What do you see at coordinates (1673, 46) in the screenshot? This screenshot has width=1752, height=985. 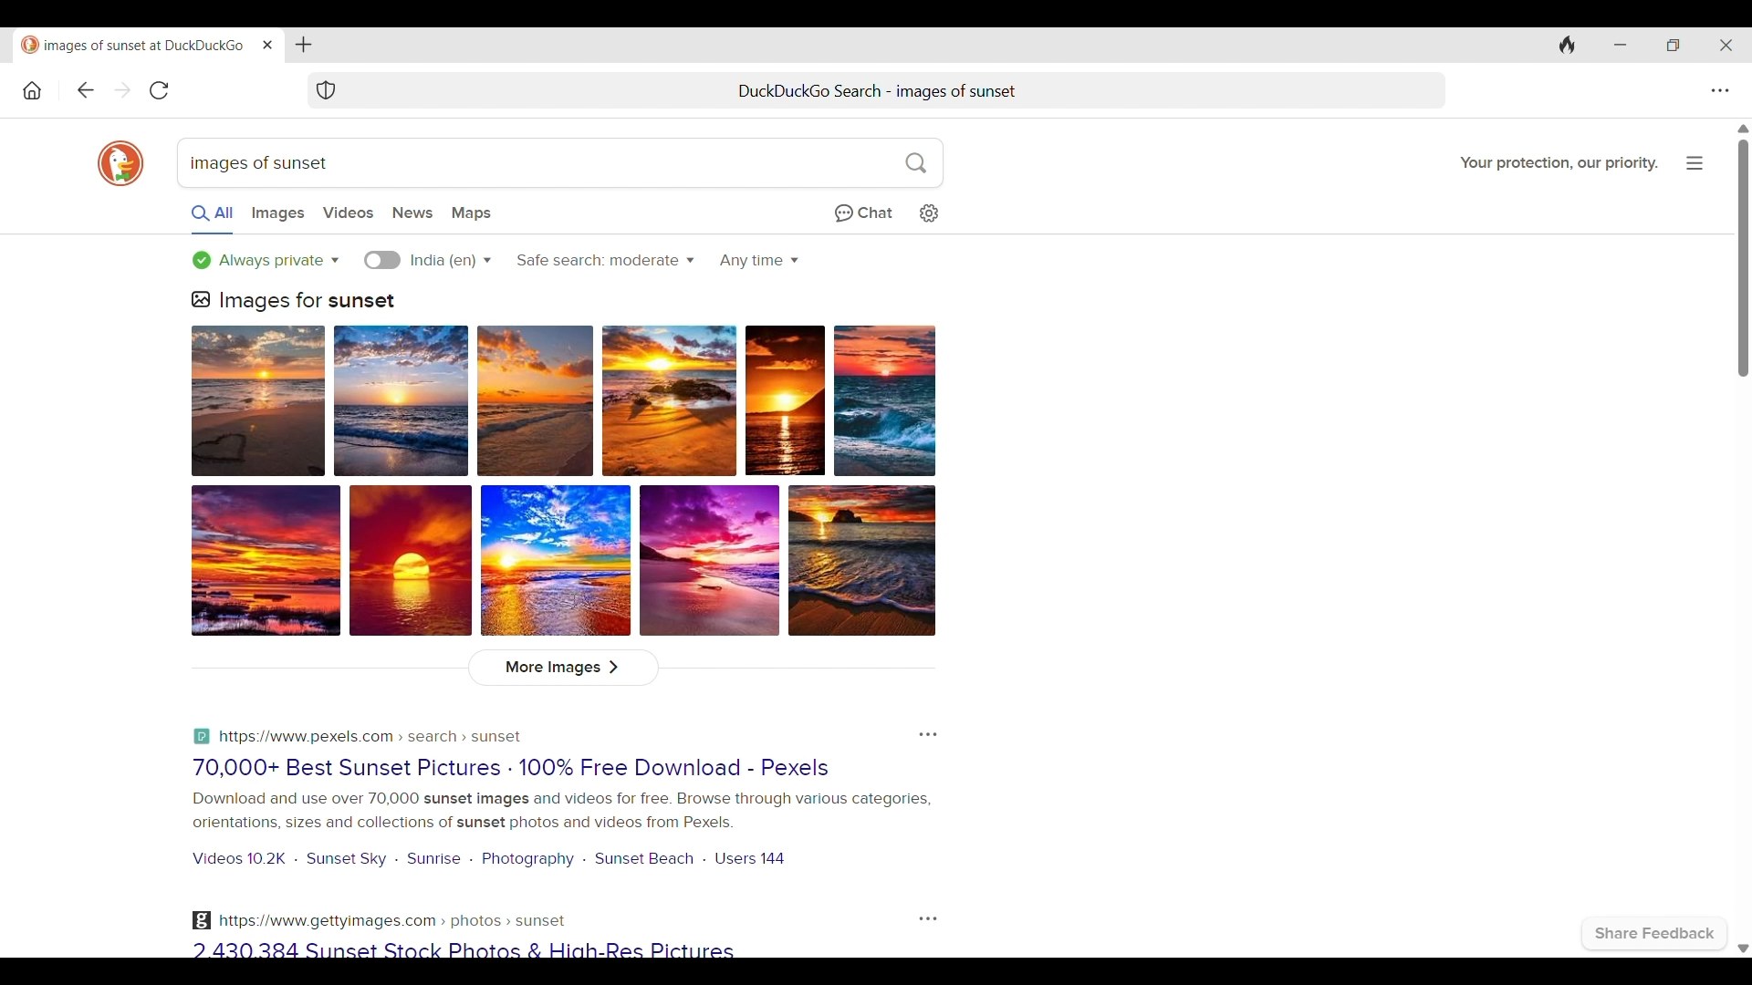 I see `Show interface in a smaller tab` at bounding box center [1673, 46].